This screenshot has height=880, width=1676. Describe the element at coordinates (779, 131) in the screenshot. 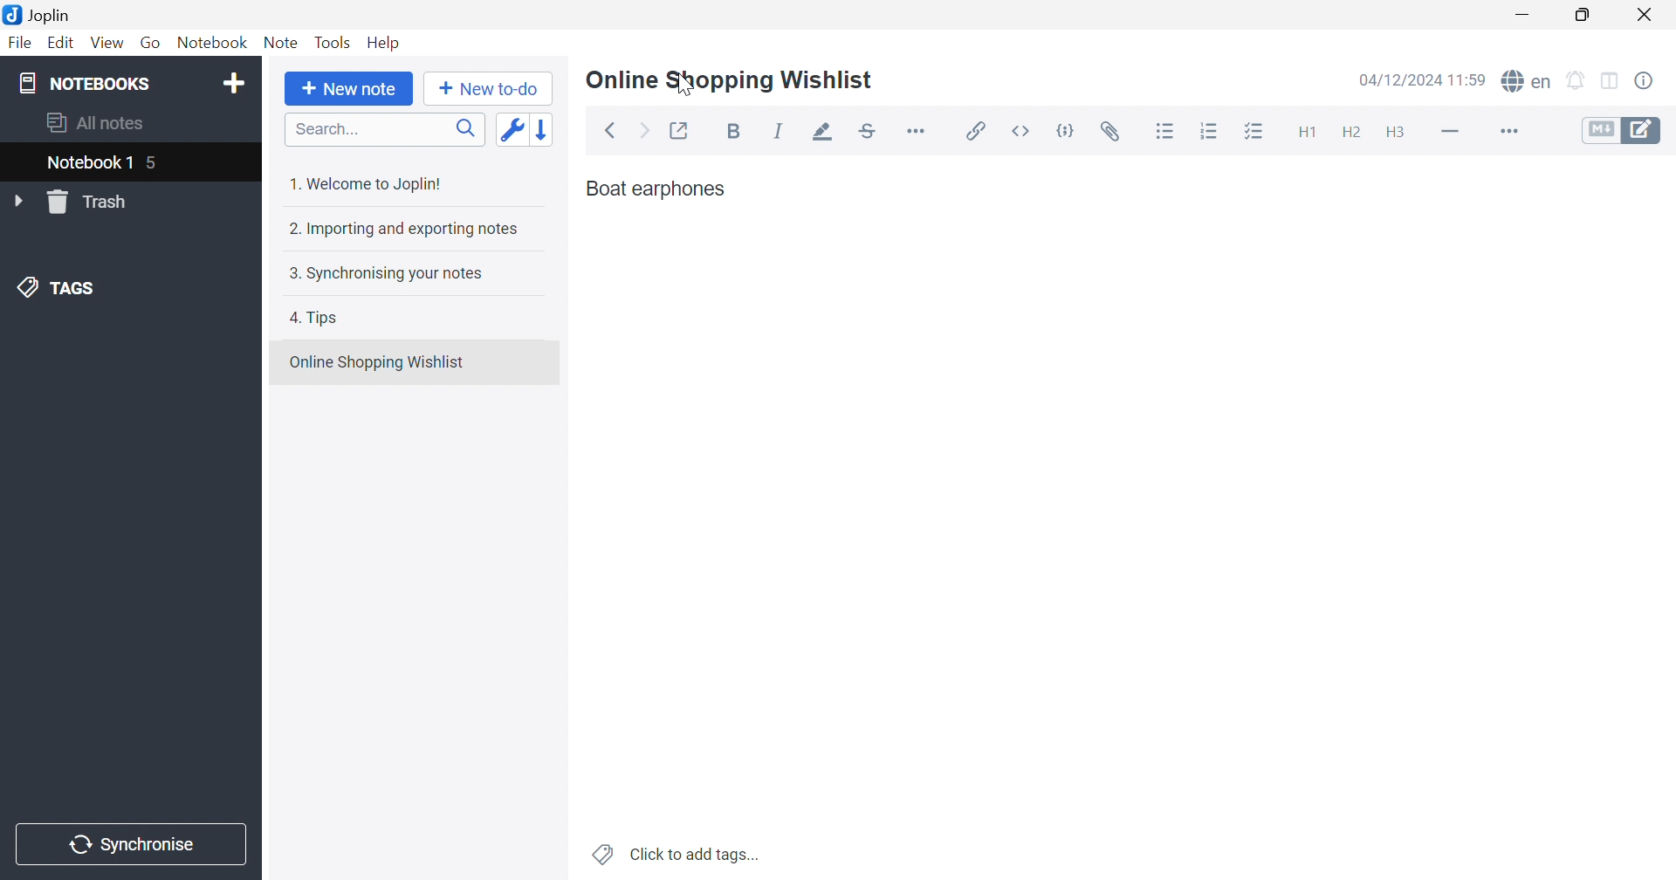

I see `Italic` at that location.